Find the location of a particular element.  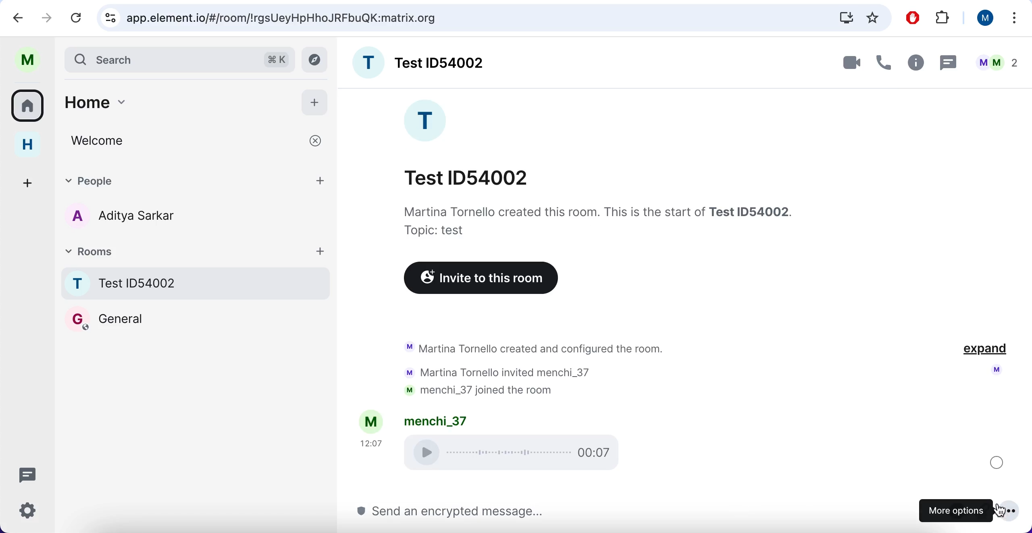

cursor is located at coordinates (1010, 512).